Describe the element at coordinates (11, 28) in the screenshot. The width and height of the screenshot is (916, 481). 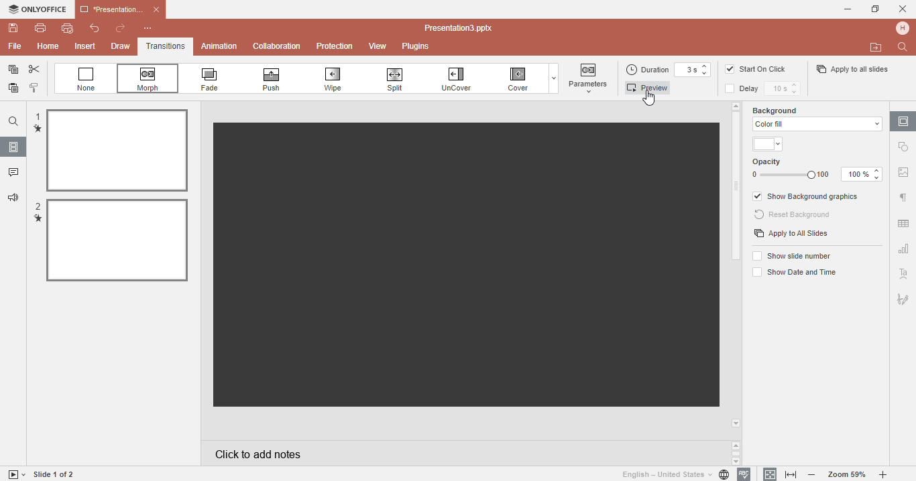
I see `Save` at that location.